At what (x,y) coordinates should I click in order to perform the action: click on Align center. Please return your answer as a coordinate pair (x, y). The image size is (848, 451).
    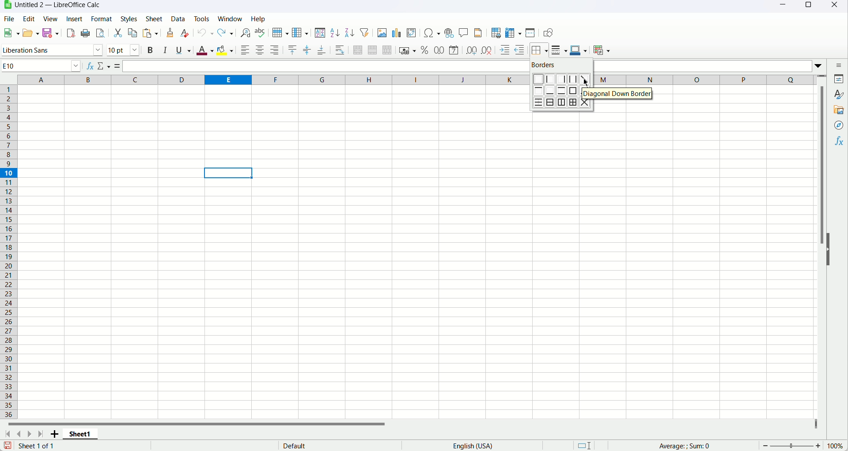
    Looking at the image, I should click on (260, 51).